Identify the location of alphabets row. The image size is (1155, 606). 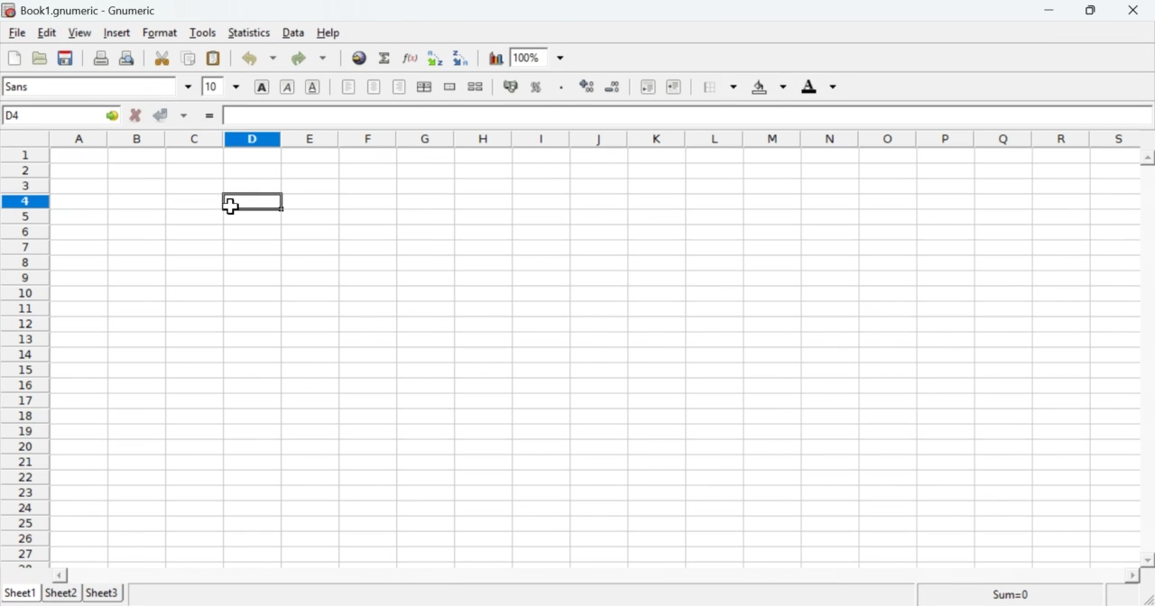
(591, 137).